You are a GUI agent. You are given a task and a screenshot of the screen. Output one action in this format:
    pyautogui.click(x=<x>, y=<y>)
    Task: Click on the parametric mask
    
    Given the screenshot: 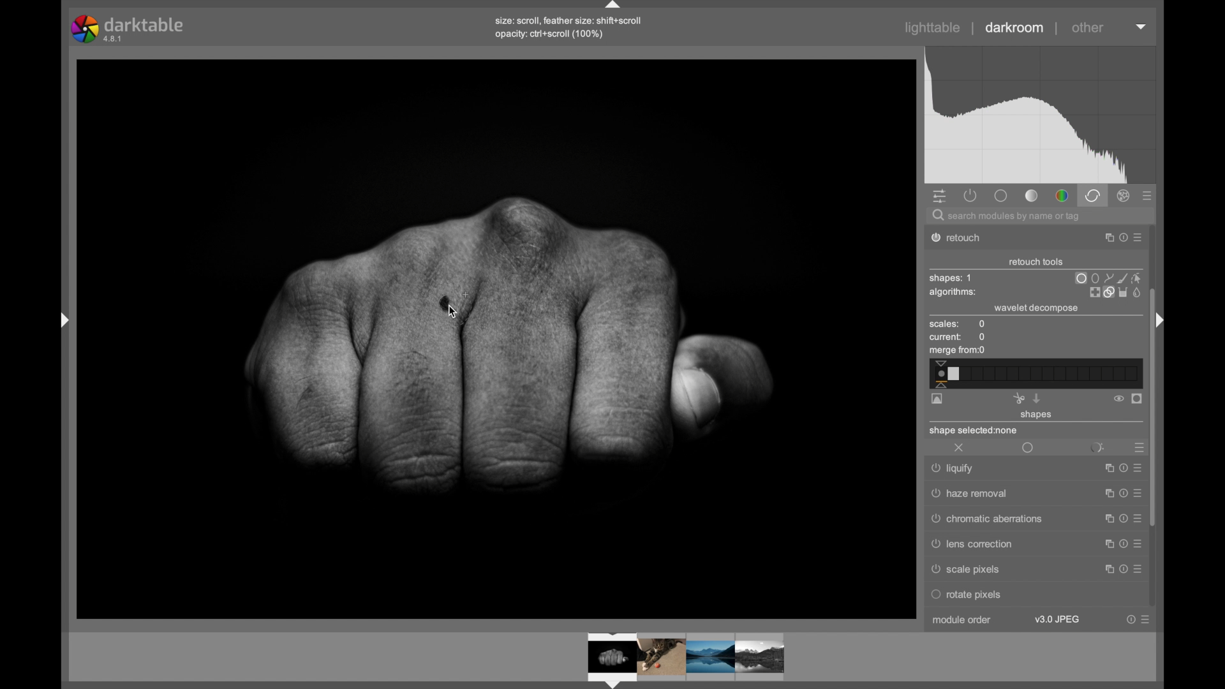 What is the action you would take?
    pyautogui.click(x=1096, y=448)
    